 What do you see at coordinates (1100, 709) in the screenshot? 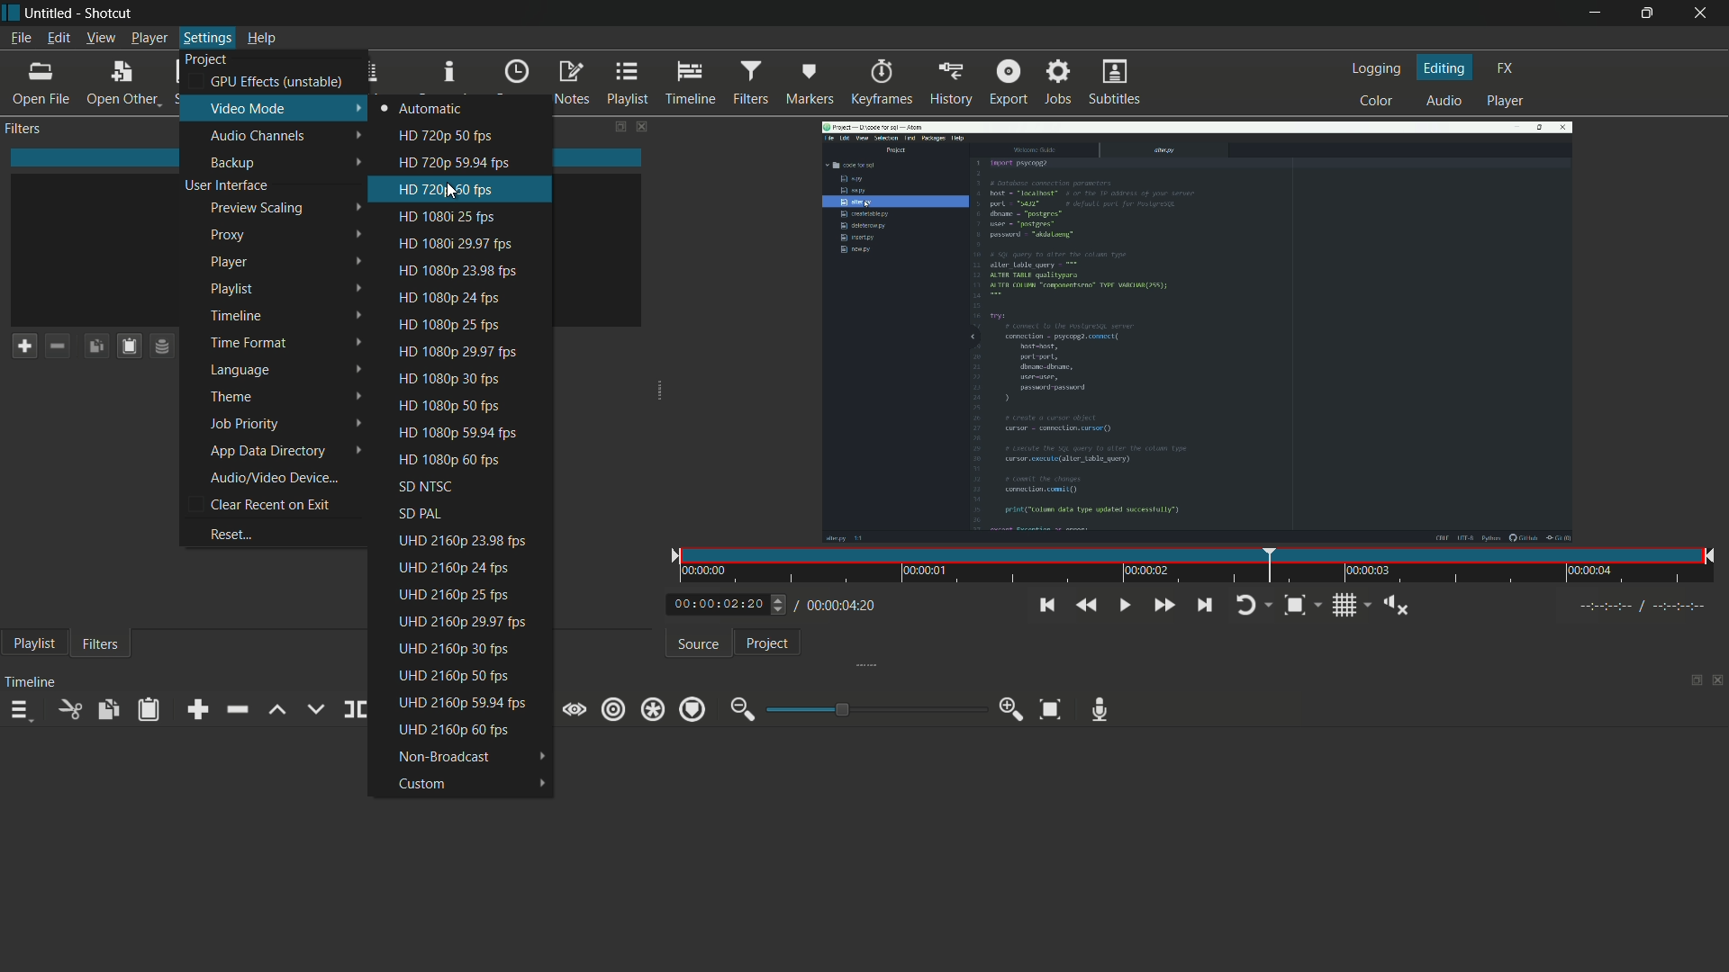
I see `record audio` at bounding box center [1100, 709].